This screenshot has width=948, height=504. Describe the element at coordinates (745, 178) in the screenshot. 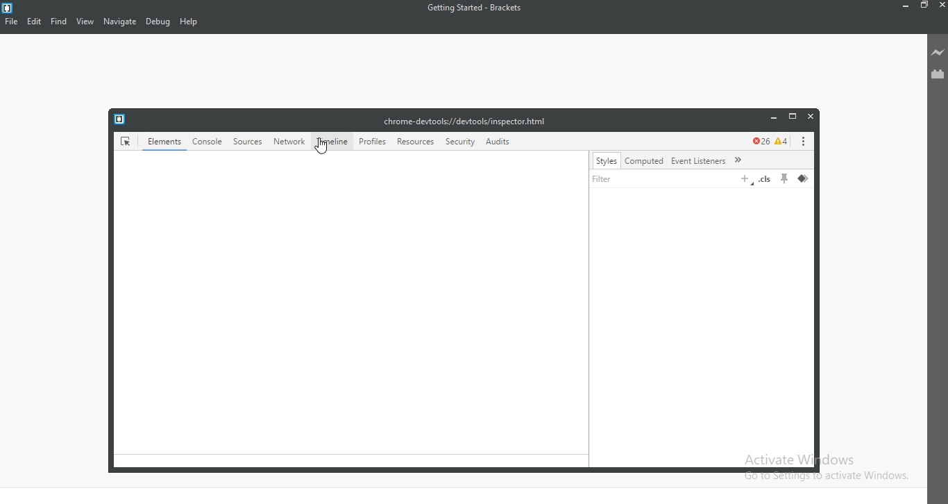

I see `add` at that location.